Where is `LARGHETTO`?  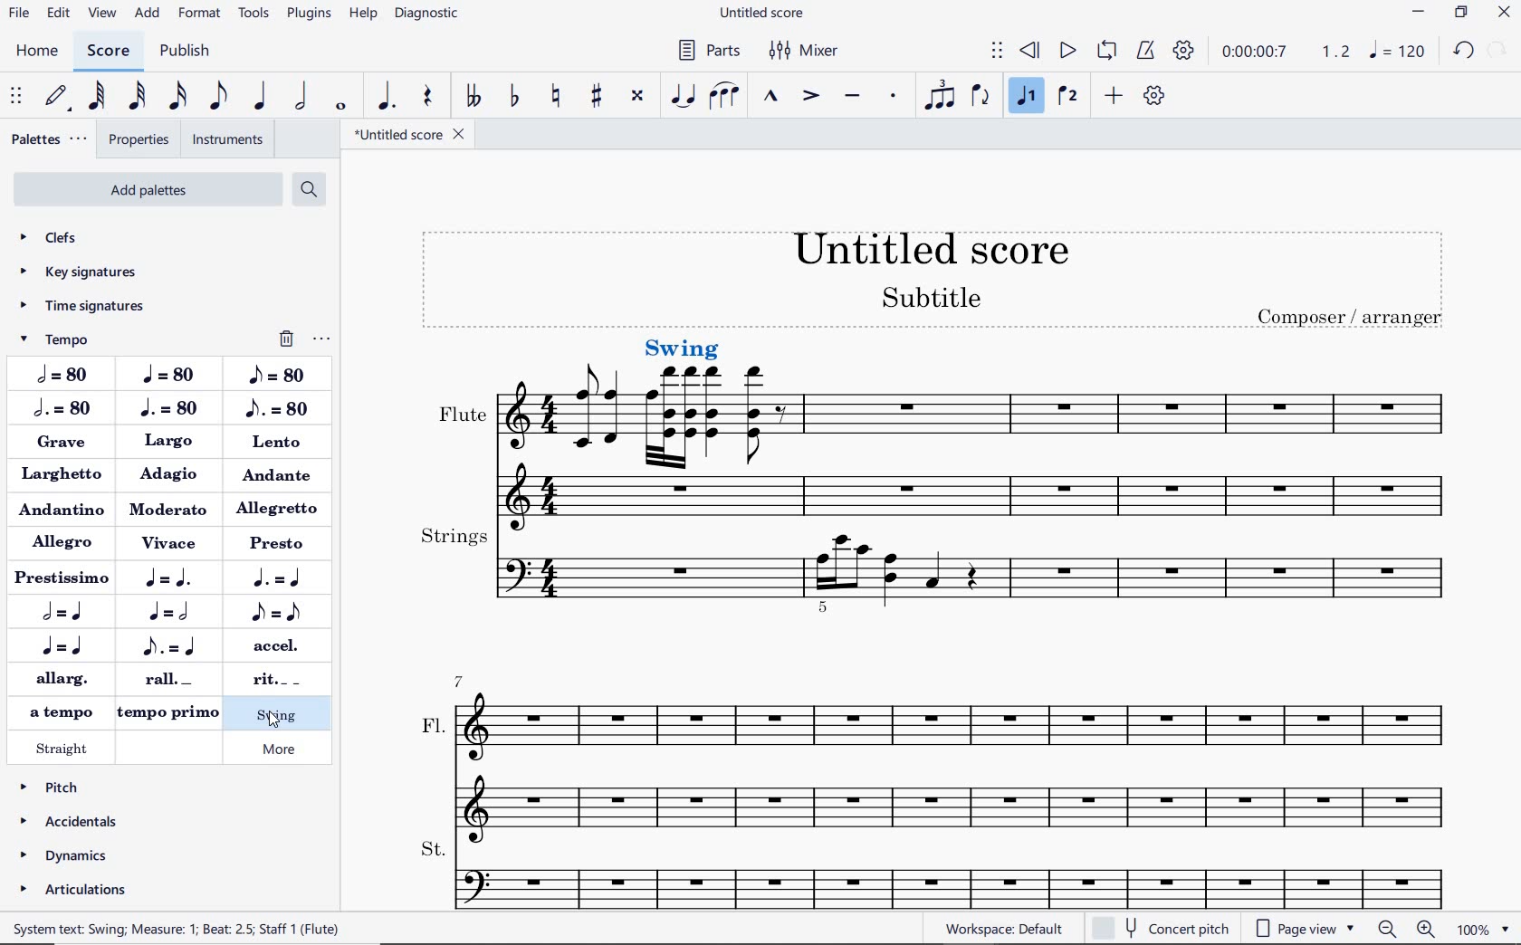 LARGHETTO is located at coordinates (63, 476).